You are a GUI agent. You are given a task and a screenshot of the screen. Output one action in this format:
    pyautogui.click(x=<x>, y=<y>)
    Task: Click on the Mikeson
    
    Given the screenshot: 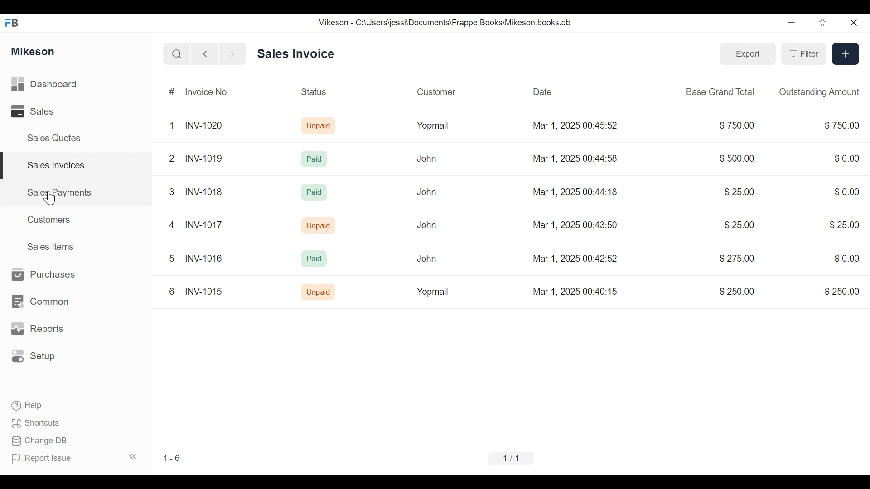 What is the action you would take?
    pyautogui.click(x=34, y=50)
    